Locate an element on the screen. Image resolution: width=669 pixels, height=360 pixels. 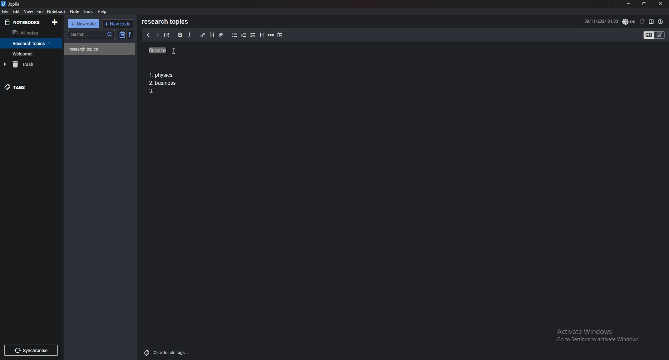
bullet list is located at coordinates (234, 35).